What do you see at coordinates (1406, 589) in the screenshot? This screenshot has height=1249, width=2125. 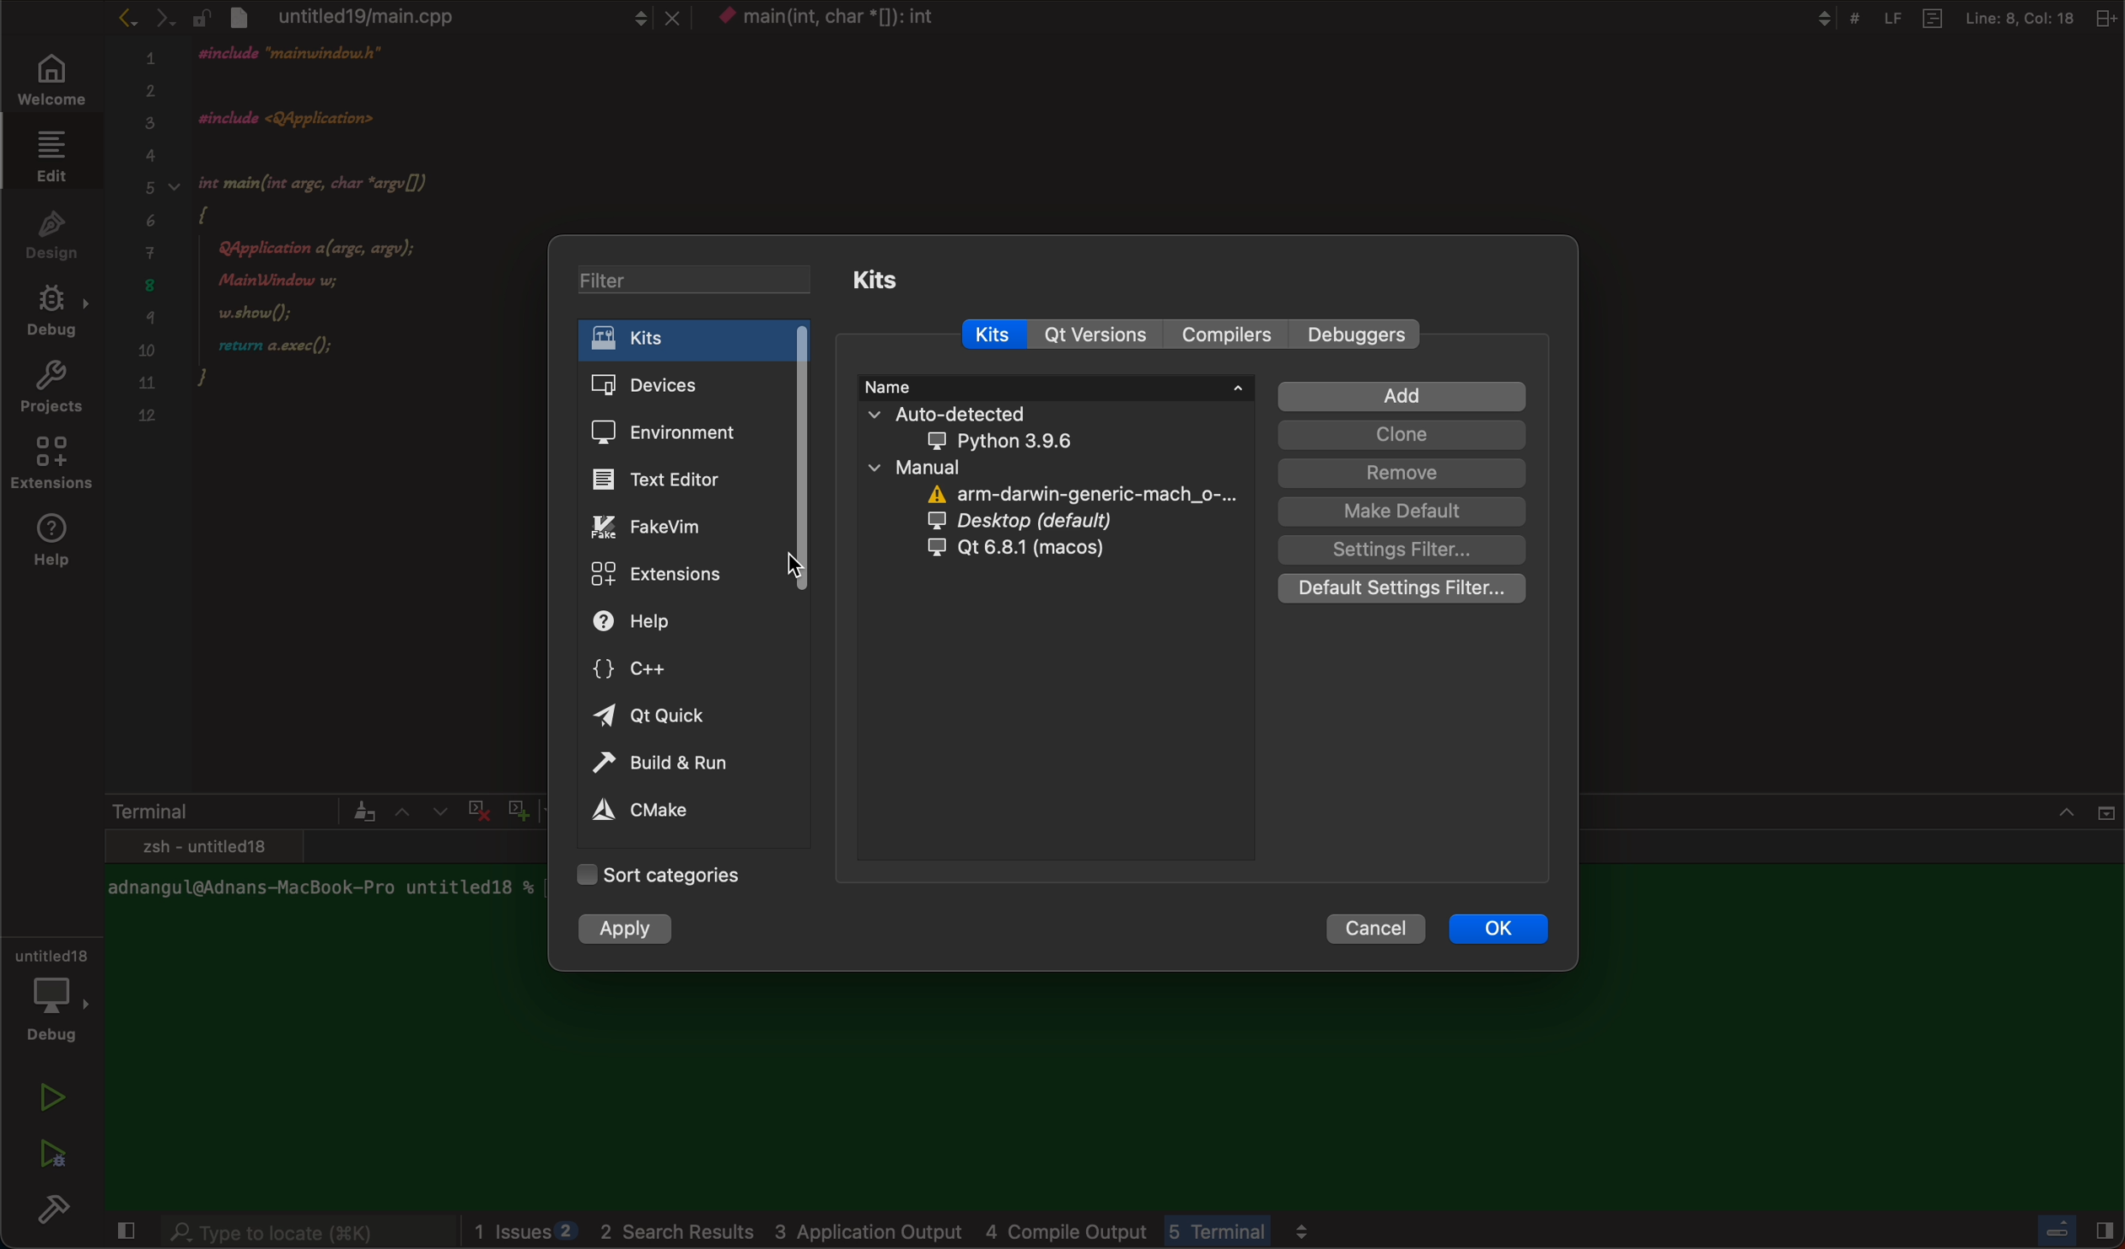 I see `Default settings` at bounding box center [1406, 589].